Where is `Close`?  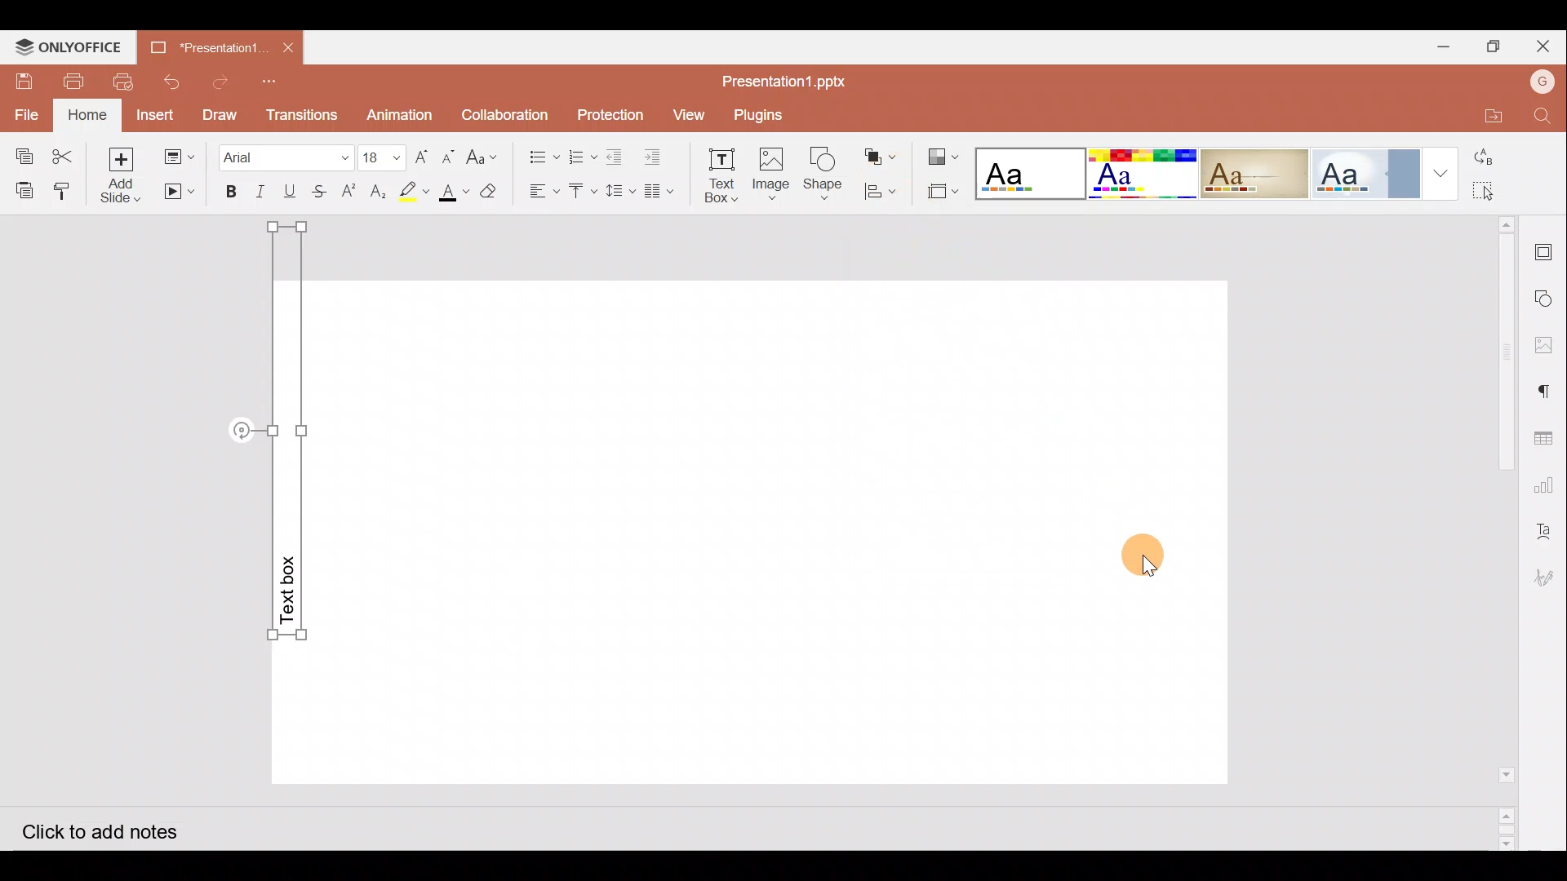 Close is located at coordinates (1547, 47).